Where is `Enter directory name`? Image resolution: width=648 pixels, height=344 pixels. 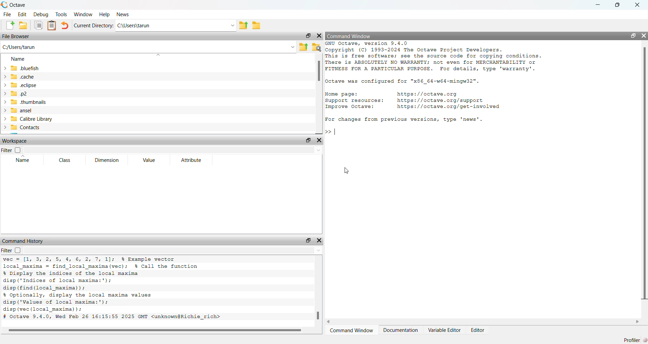 Enter directory name is located at coordinates (233, 25).